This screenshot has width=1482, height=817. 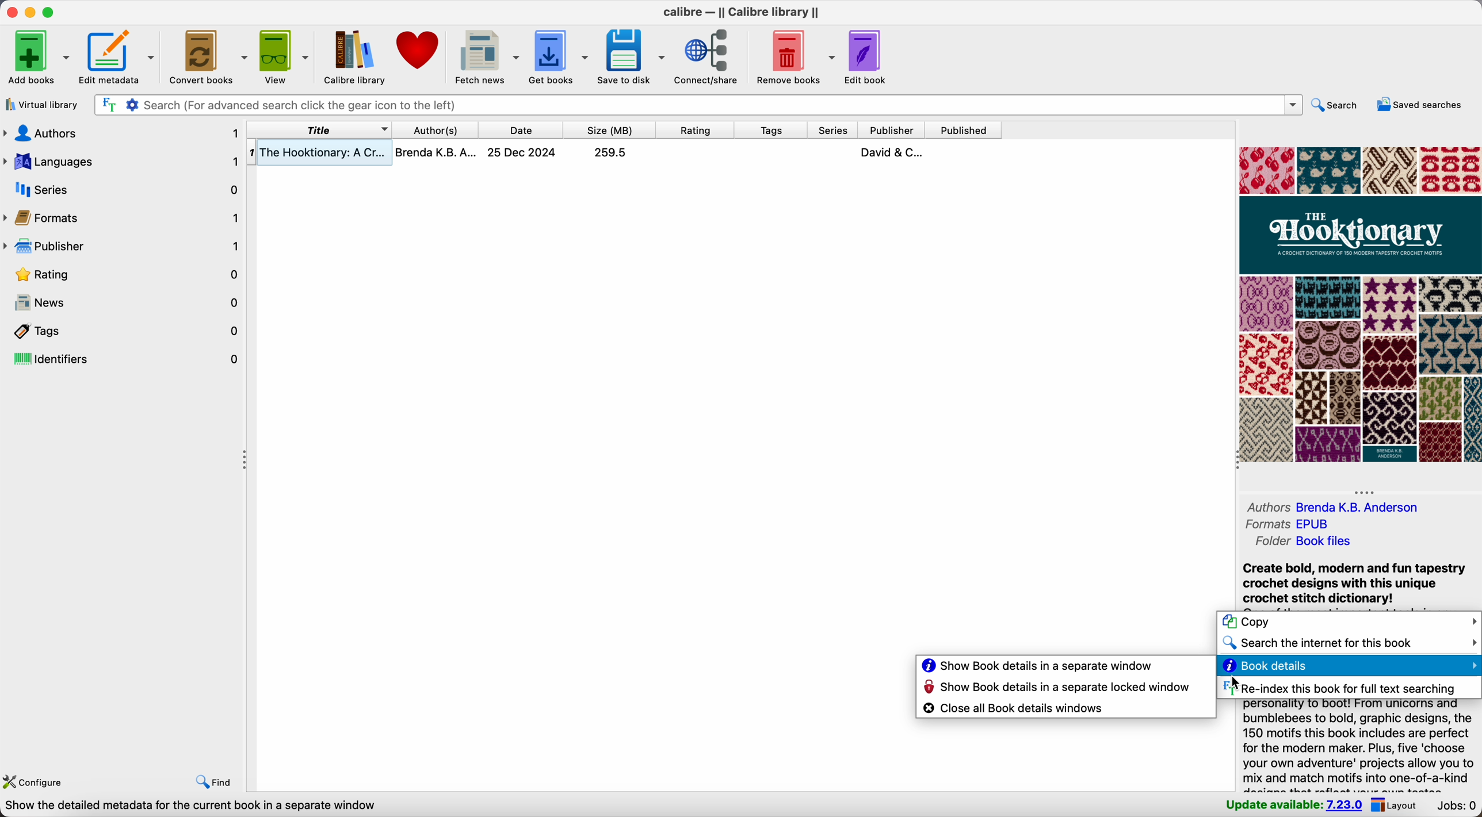 I want to click on search, so click(x=1333, y=105).